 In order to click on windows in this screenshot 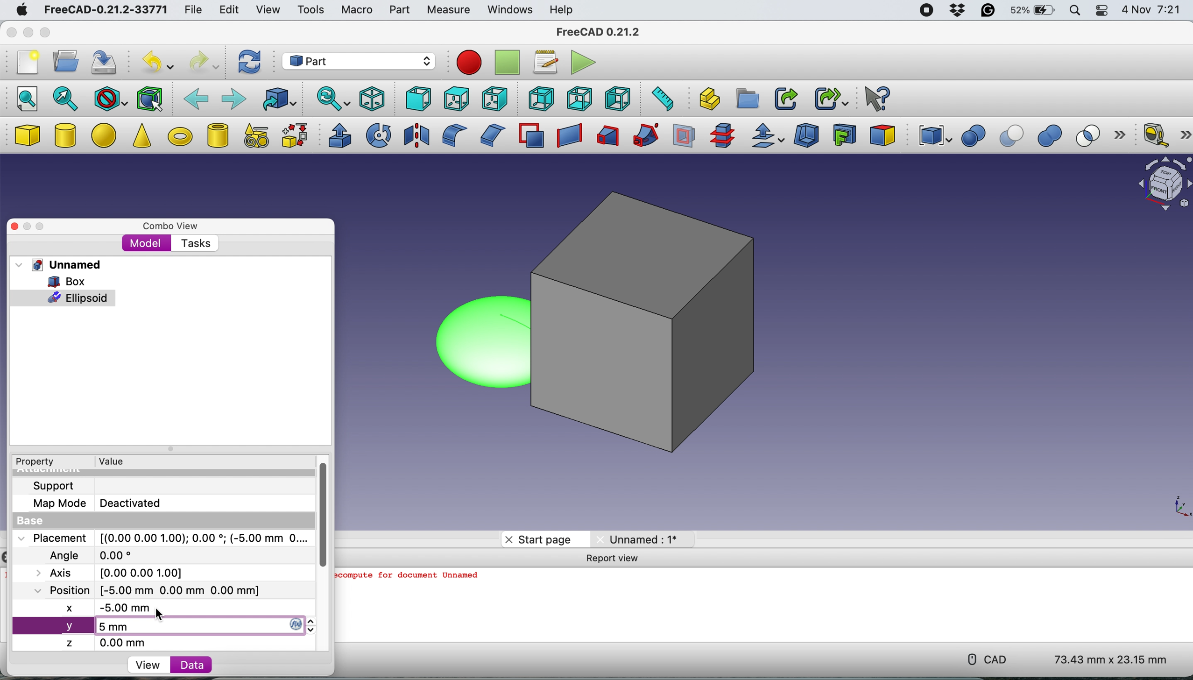, I will do `click(509, 10)`.